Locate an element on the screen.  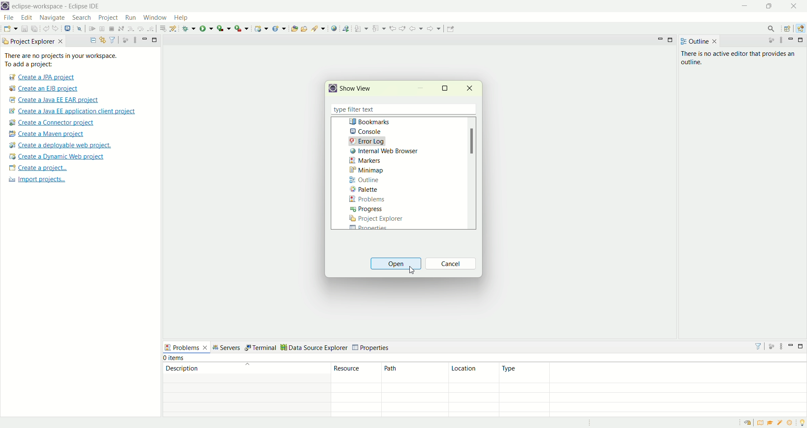
previous edit location is located at coordinates (393, 28).